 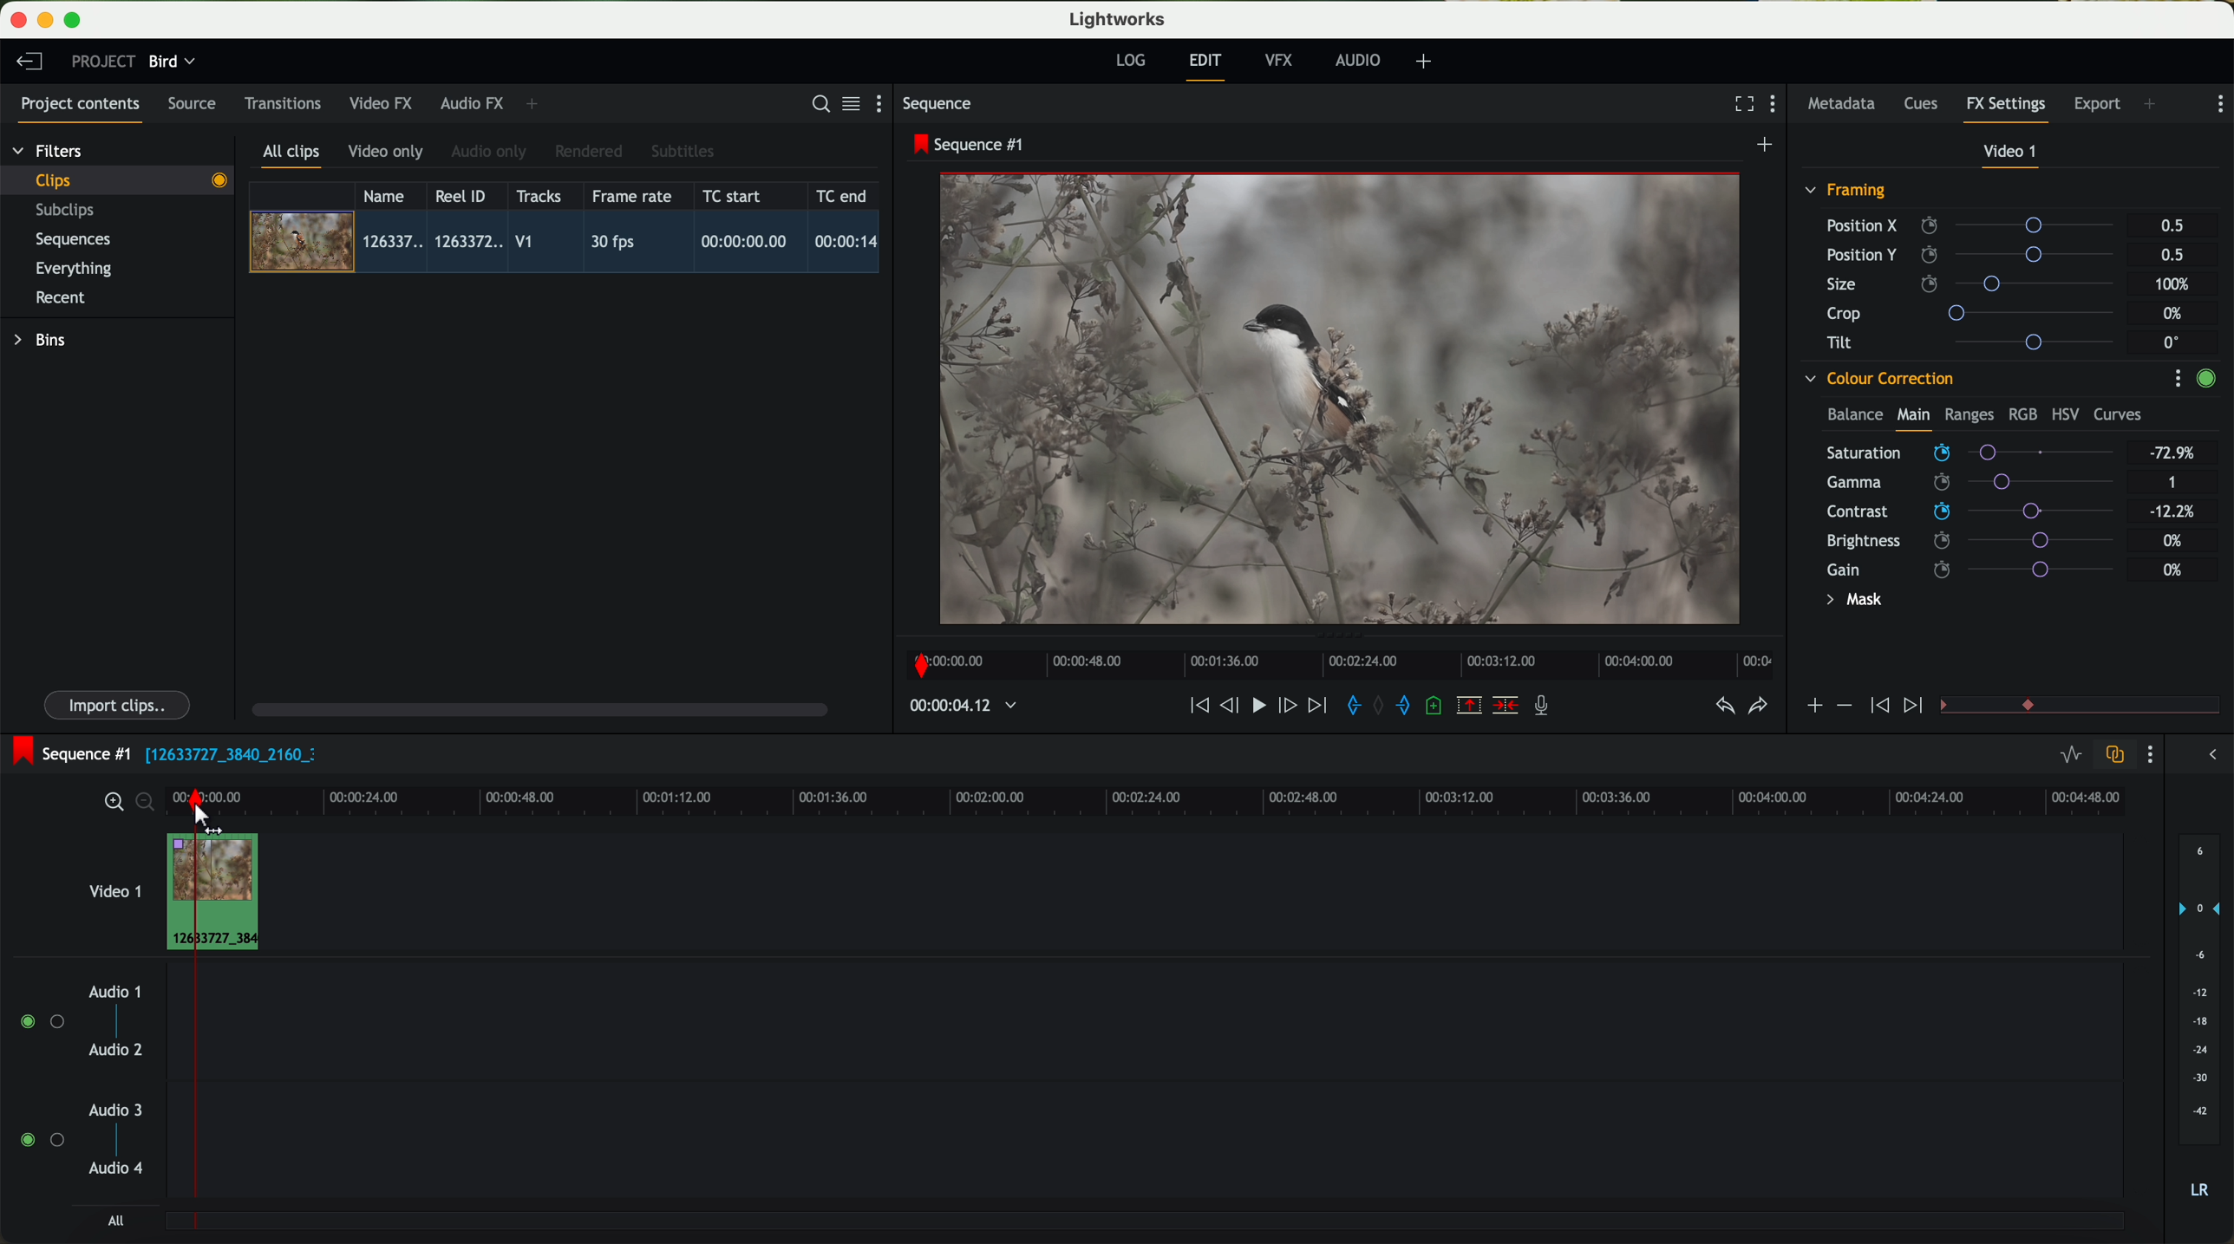 I want to click on tracks, so click(x=536, y=197).